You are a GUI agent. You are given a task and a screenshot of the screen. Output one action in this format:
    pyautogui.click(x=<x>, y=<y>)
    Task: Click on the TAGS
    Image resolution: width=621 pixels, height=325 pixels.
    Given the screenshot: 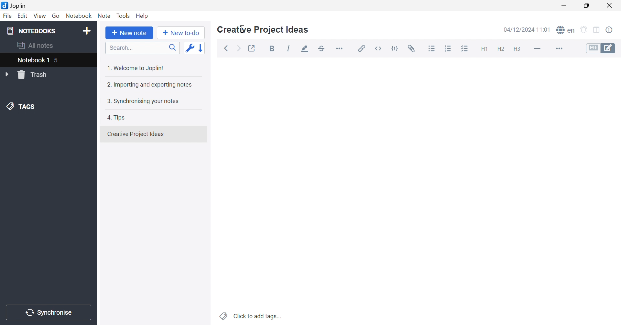 What is the action you would take?
    pyautogui.click(x=21, y=107)
    